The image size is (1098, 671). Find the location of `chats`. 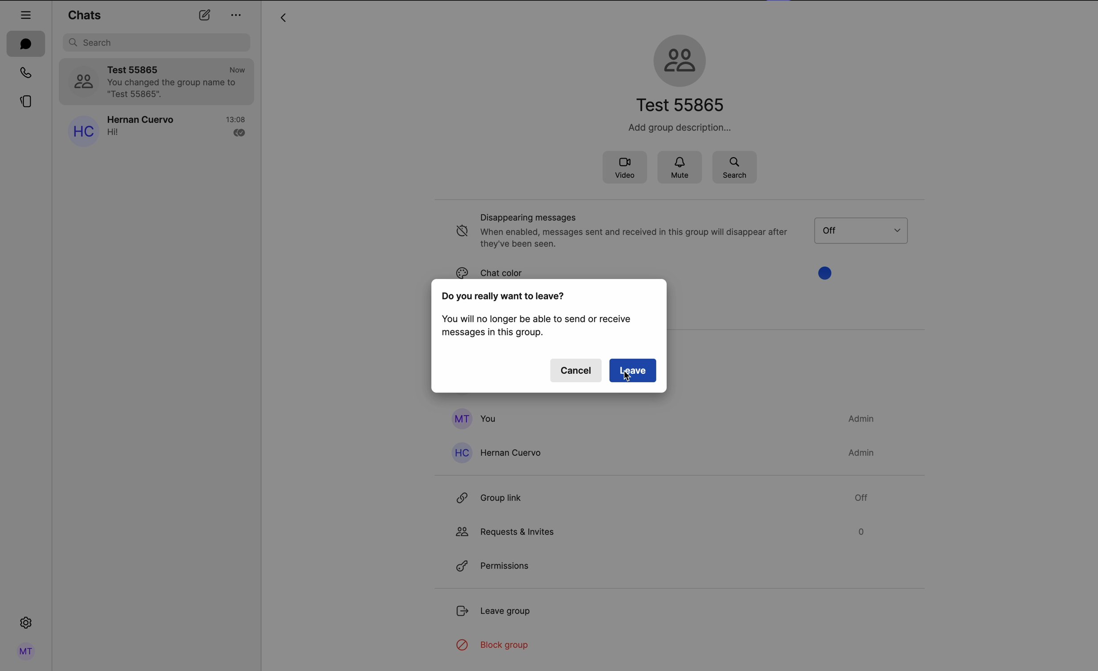

chats is located at coordinates (25, 43).